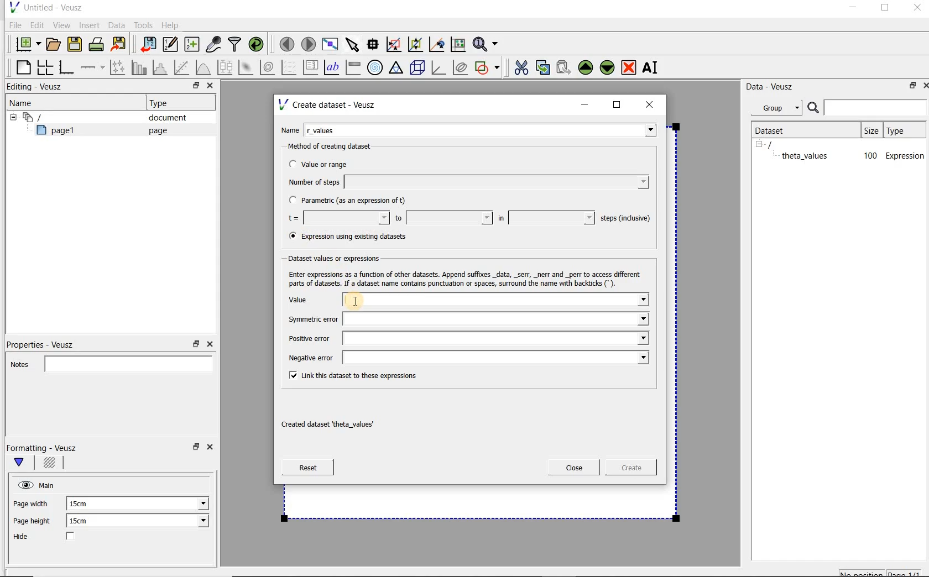 Image resolution: width=929 pixels, height=577 pixels. What do you see at coordinates (192, 45) in the screenshot?
I see `create new datasets using ranges, parametrically or as functions of existing datasets` at bounding box center [192, 45].